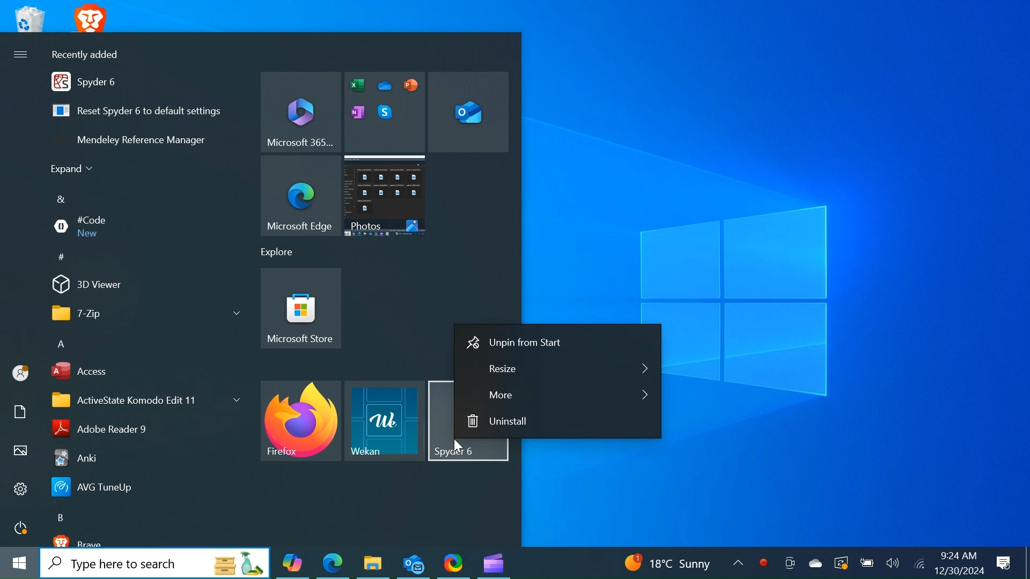 The width and height of the screenshot is (1030, 579). I want to click on Microsoft 365, so click(300, 112).